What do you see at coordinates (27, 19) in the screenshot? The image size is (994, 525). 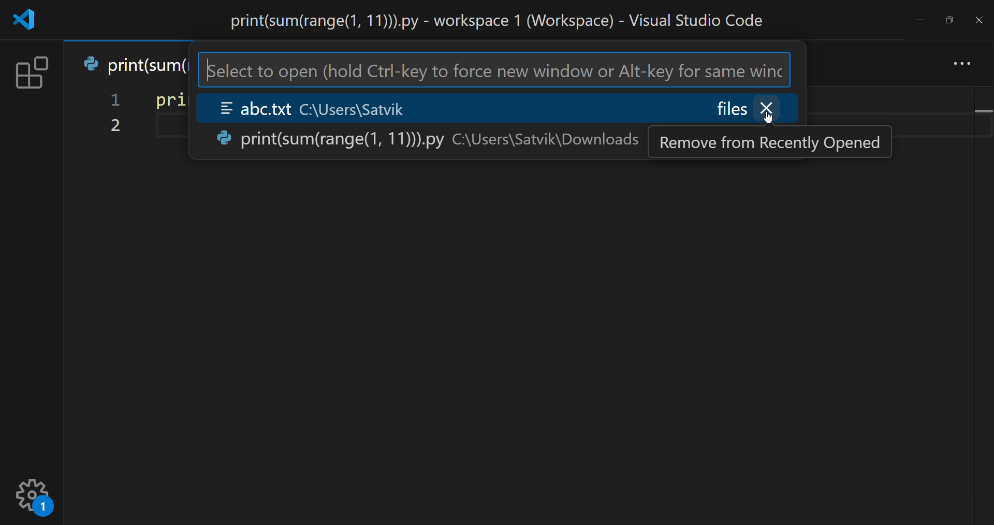 I see `logo` at bounding box center [27, 19].